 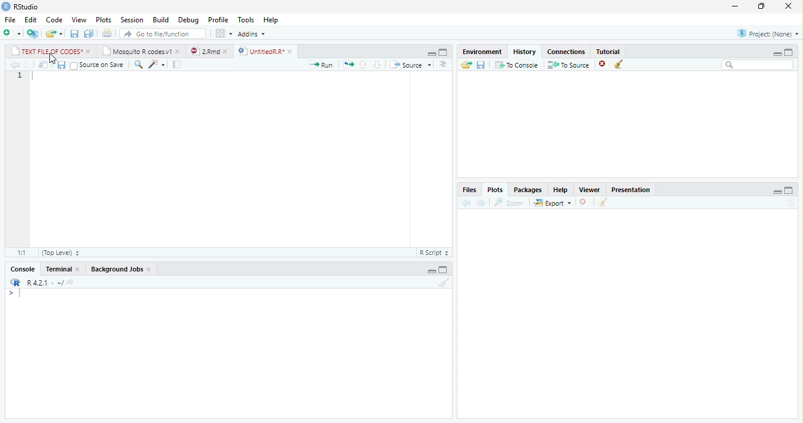 I want to click on save all, so click(x=89, y=34).